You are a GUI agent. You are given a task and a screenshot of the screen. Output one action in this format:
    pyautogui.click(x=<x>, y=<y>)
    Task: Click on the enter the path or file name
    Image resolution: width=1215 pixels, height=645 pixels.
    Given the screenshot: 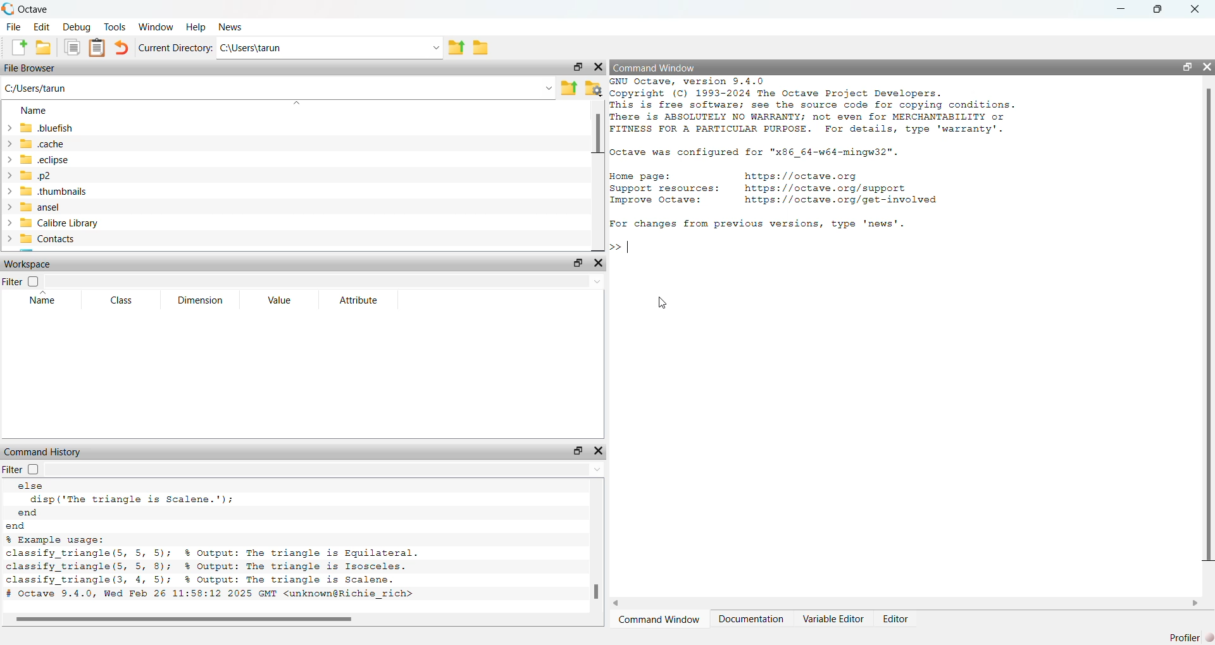 What is the action you would take?
    pyautogui.click(x=277, y=88)
    